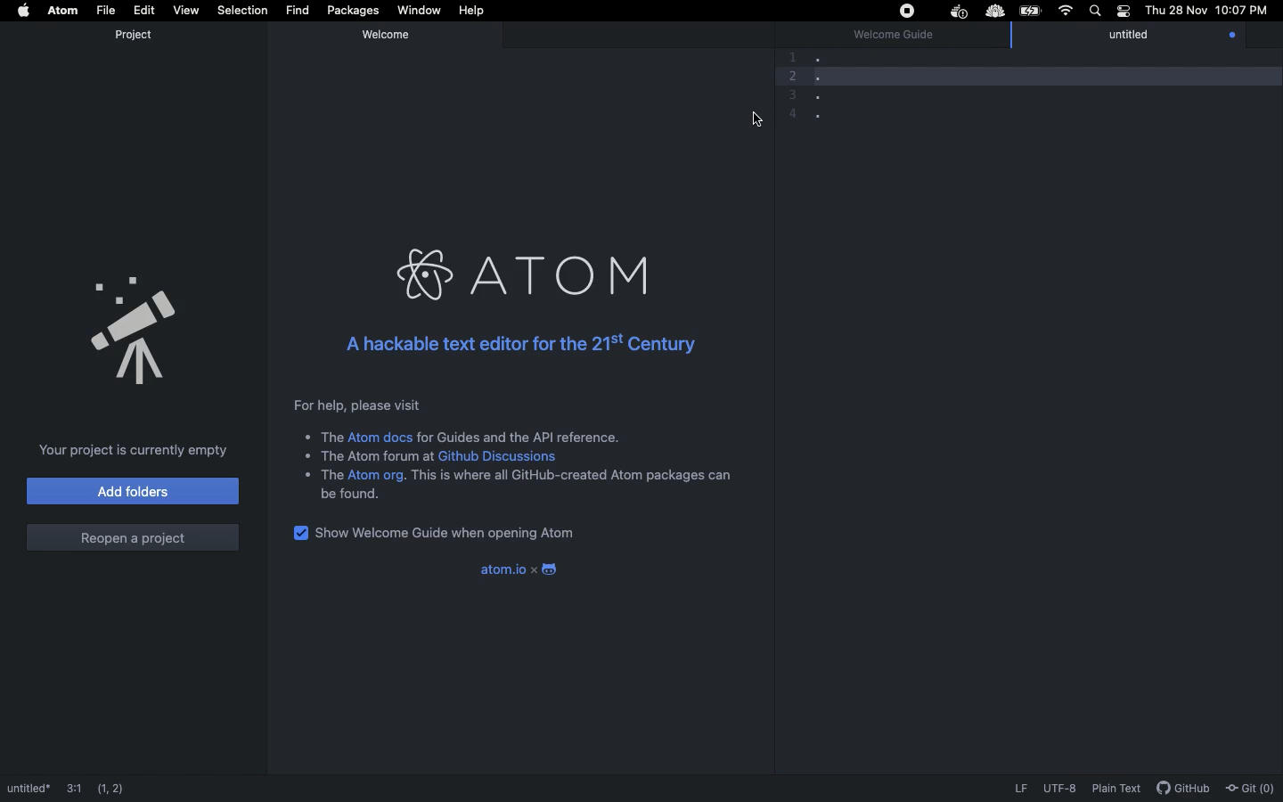 This screenshot has height=802, width=1283. Describe the element at coordinates (527, 273) in the screenshot. I see `Atom` at that location.